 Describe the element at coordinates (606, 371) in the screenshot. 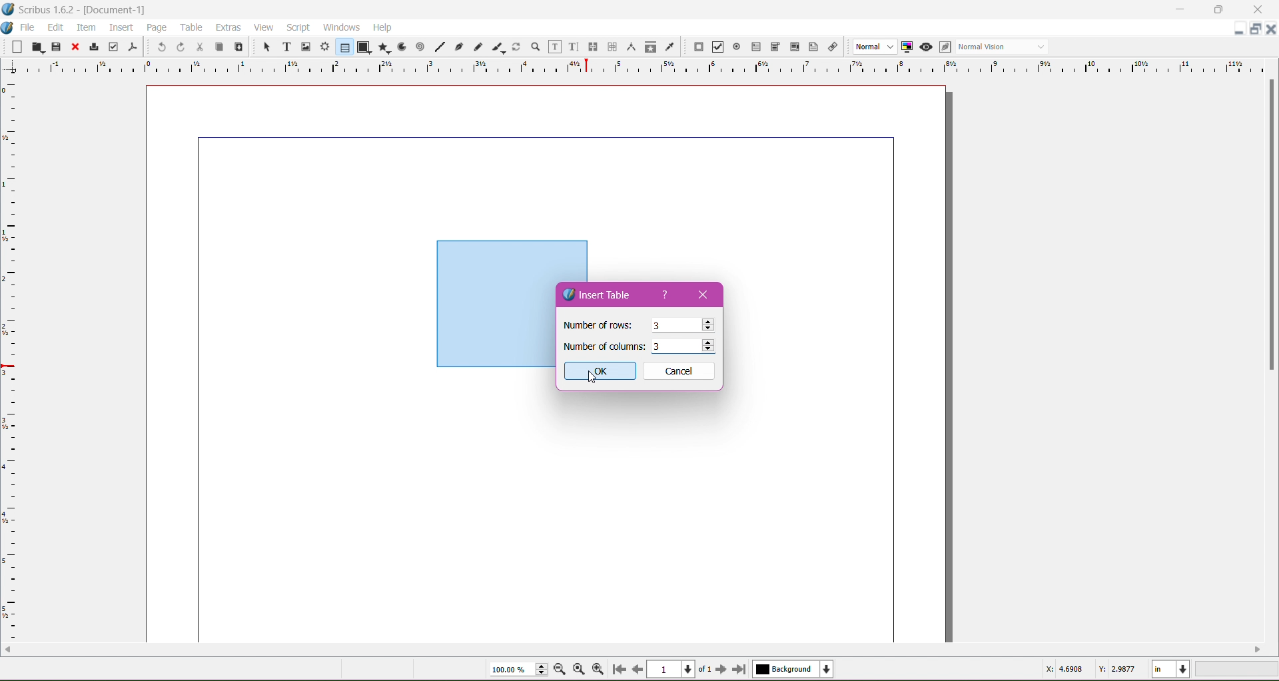

I see `OK` at that location.